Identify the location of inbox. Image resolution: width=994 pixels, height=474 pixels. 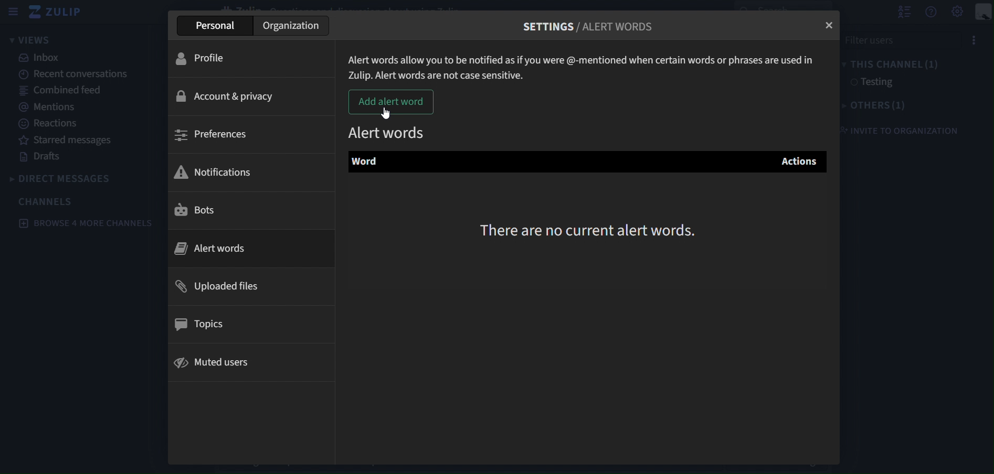
(40, 59).